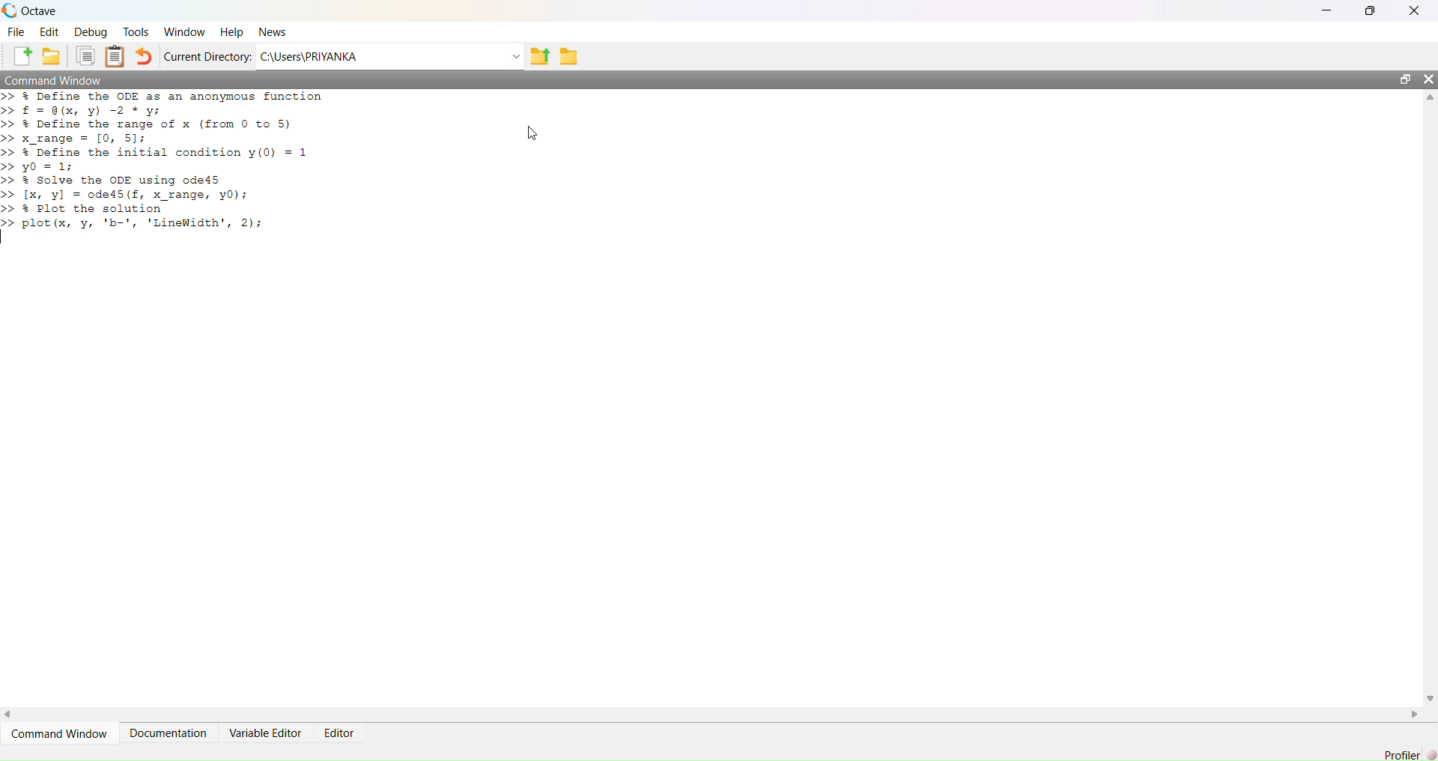 The image size is (1438, 761). What do you see at coordinates (1428, 79) in the screenshot?
I see `Hide Widget` at bounding box center [1428, 79].